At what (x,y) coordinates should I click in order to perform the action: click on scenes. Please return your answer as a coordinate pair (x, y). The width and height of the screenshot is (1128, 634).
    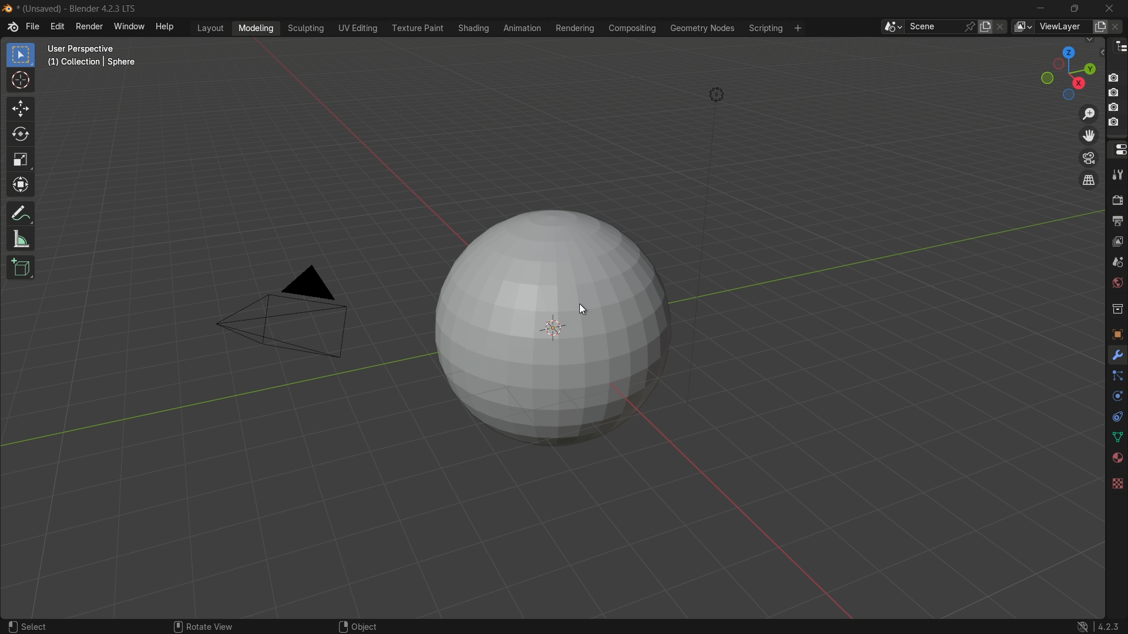
    Looking at the image, I should click on (1117, 264).